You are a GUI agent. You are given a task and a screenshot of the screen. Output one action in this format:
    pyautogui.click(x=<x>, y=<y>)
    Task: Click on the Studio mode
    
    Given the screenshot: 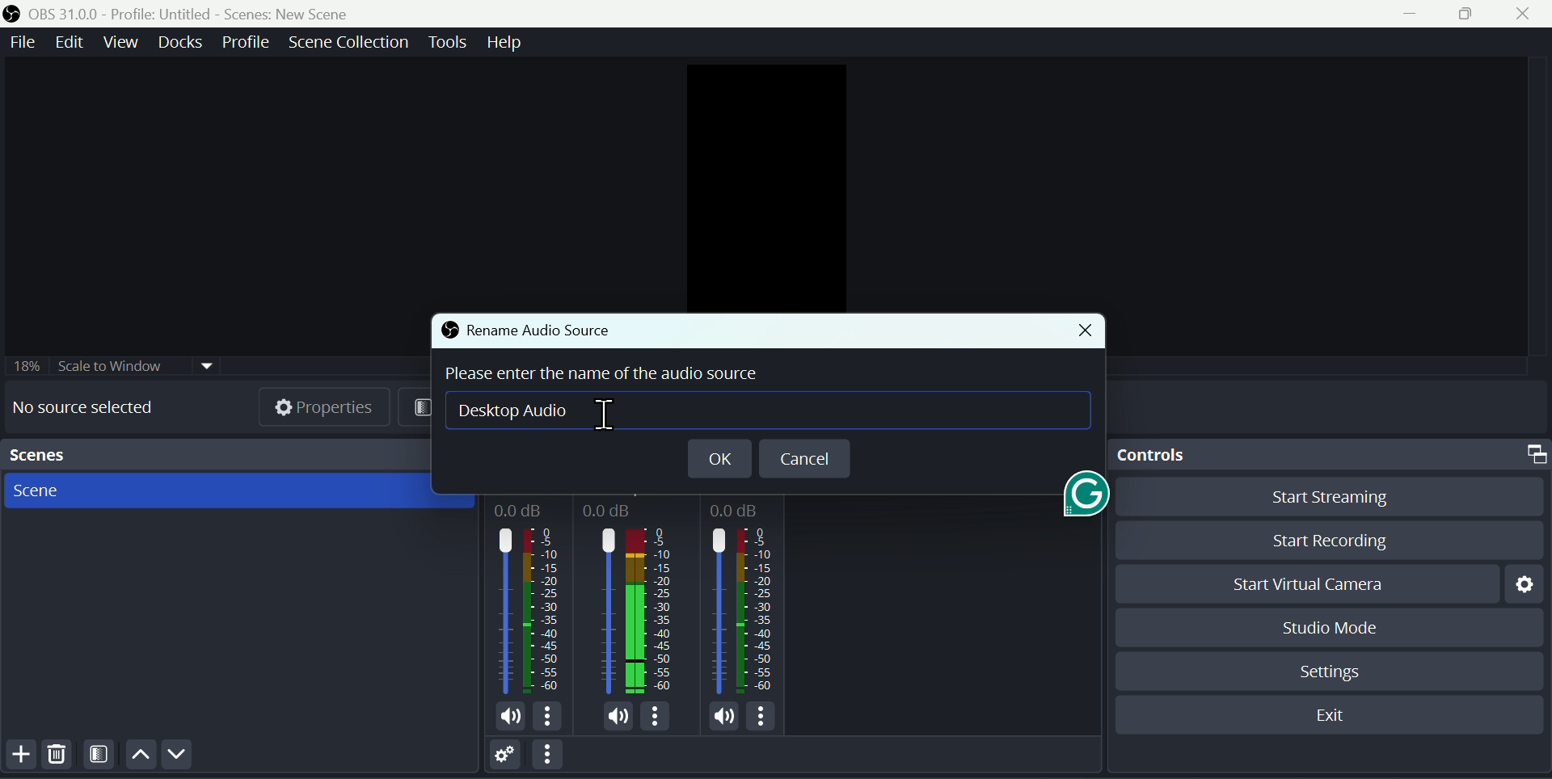 What is the action you would take?
    pyautogui.click(x=1333, y=626)
    